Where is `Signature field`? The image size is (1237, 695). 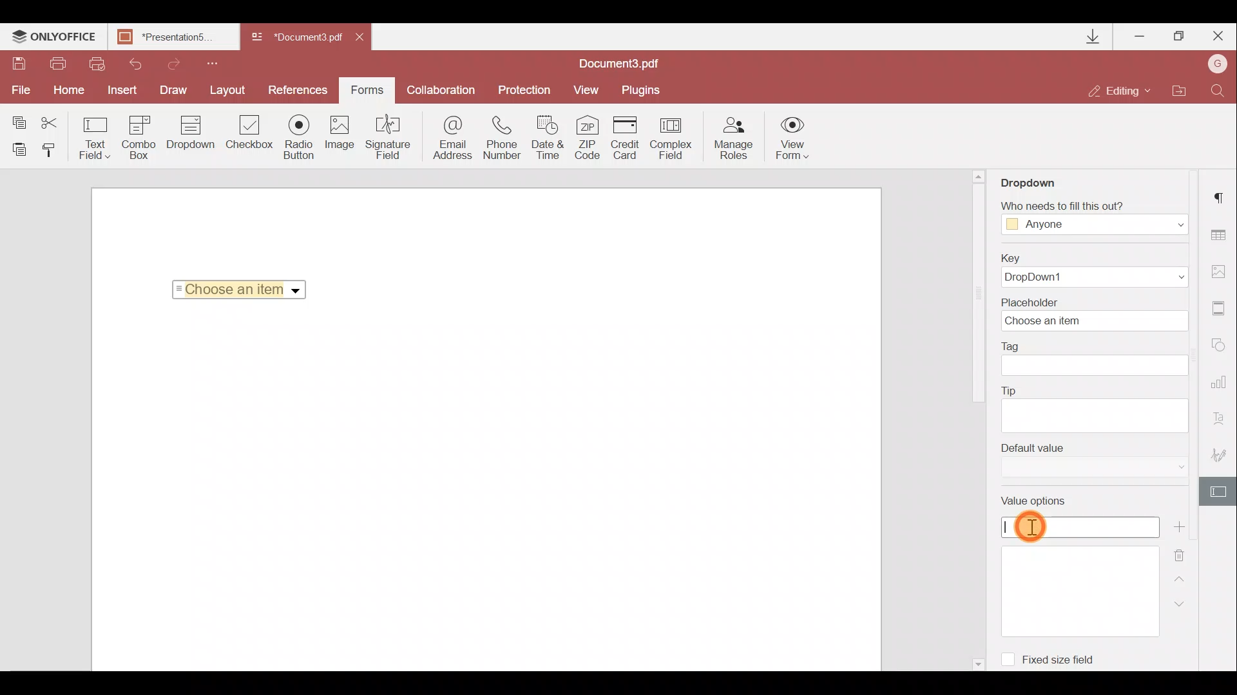
Signature field is located at coordinates (385, 136).